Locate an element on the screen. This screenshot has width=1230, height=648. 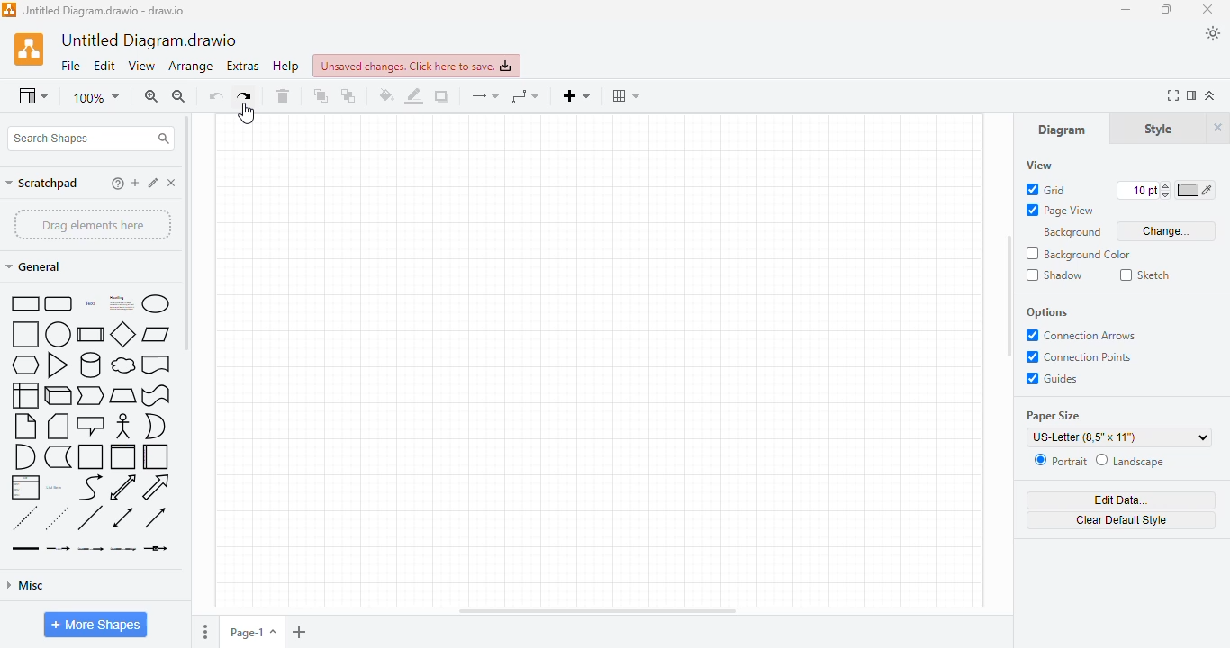
general is located at coordinates (33, 266).